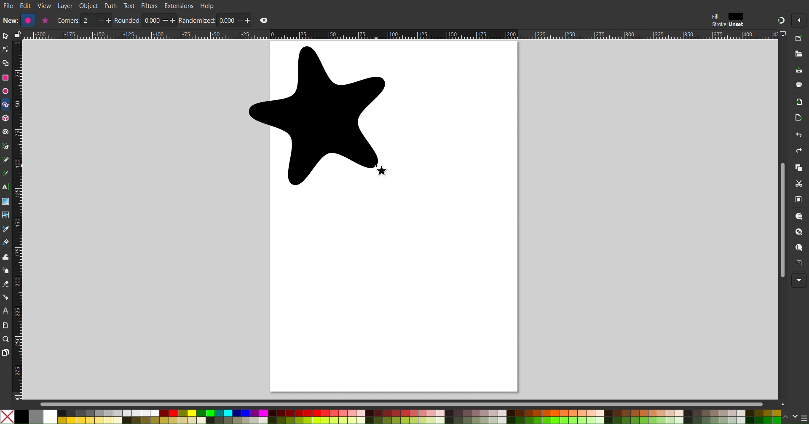  I want to click on Open, so click(799, 54).